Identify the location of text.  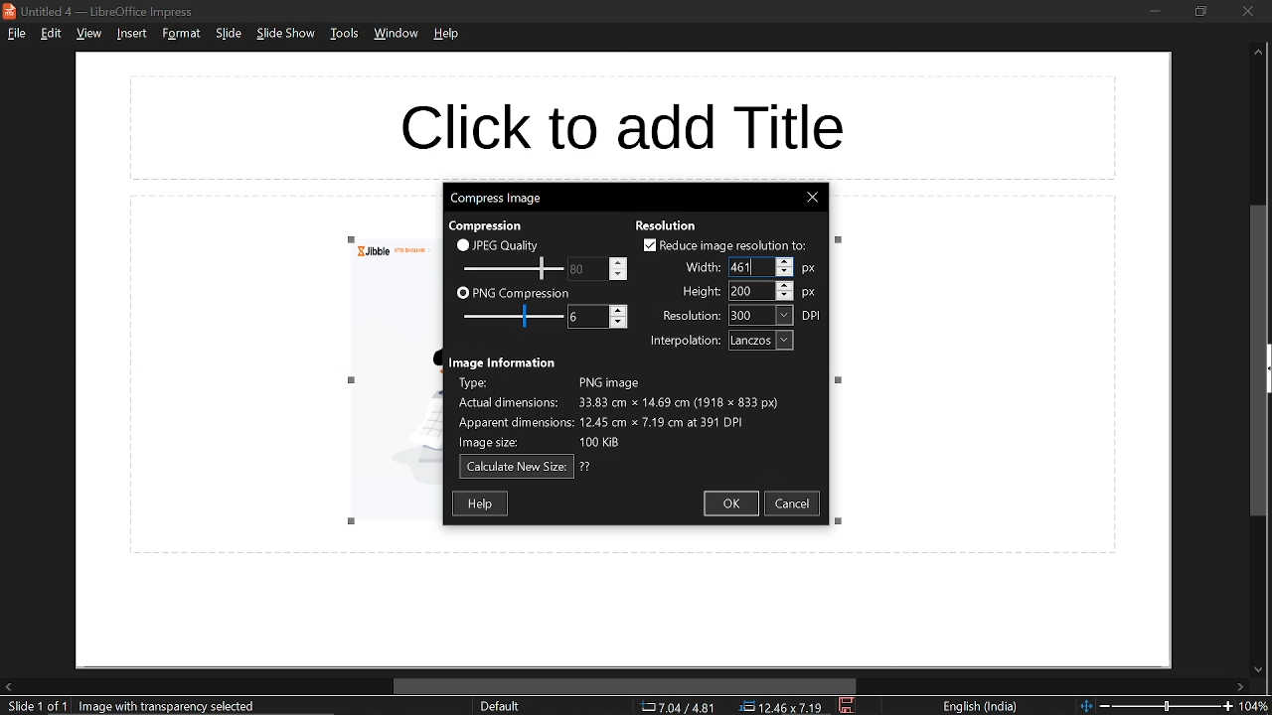
(702, 292).